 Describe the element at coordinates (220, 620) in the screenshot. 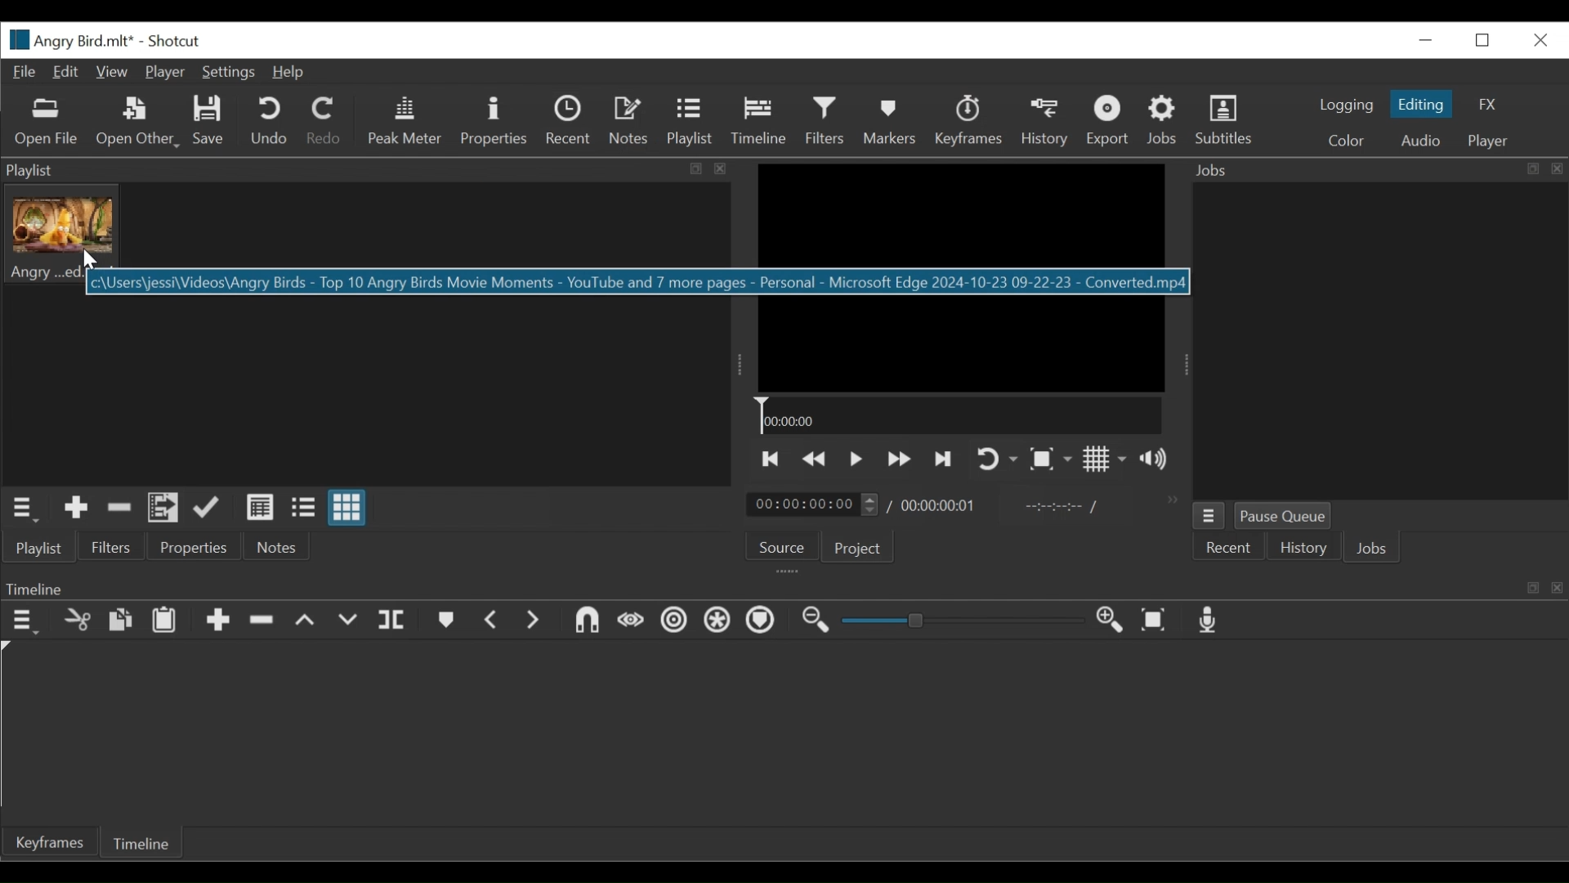

I see `Append` at that location.